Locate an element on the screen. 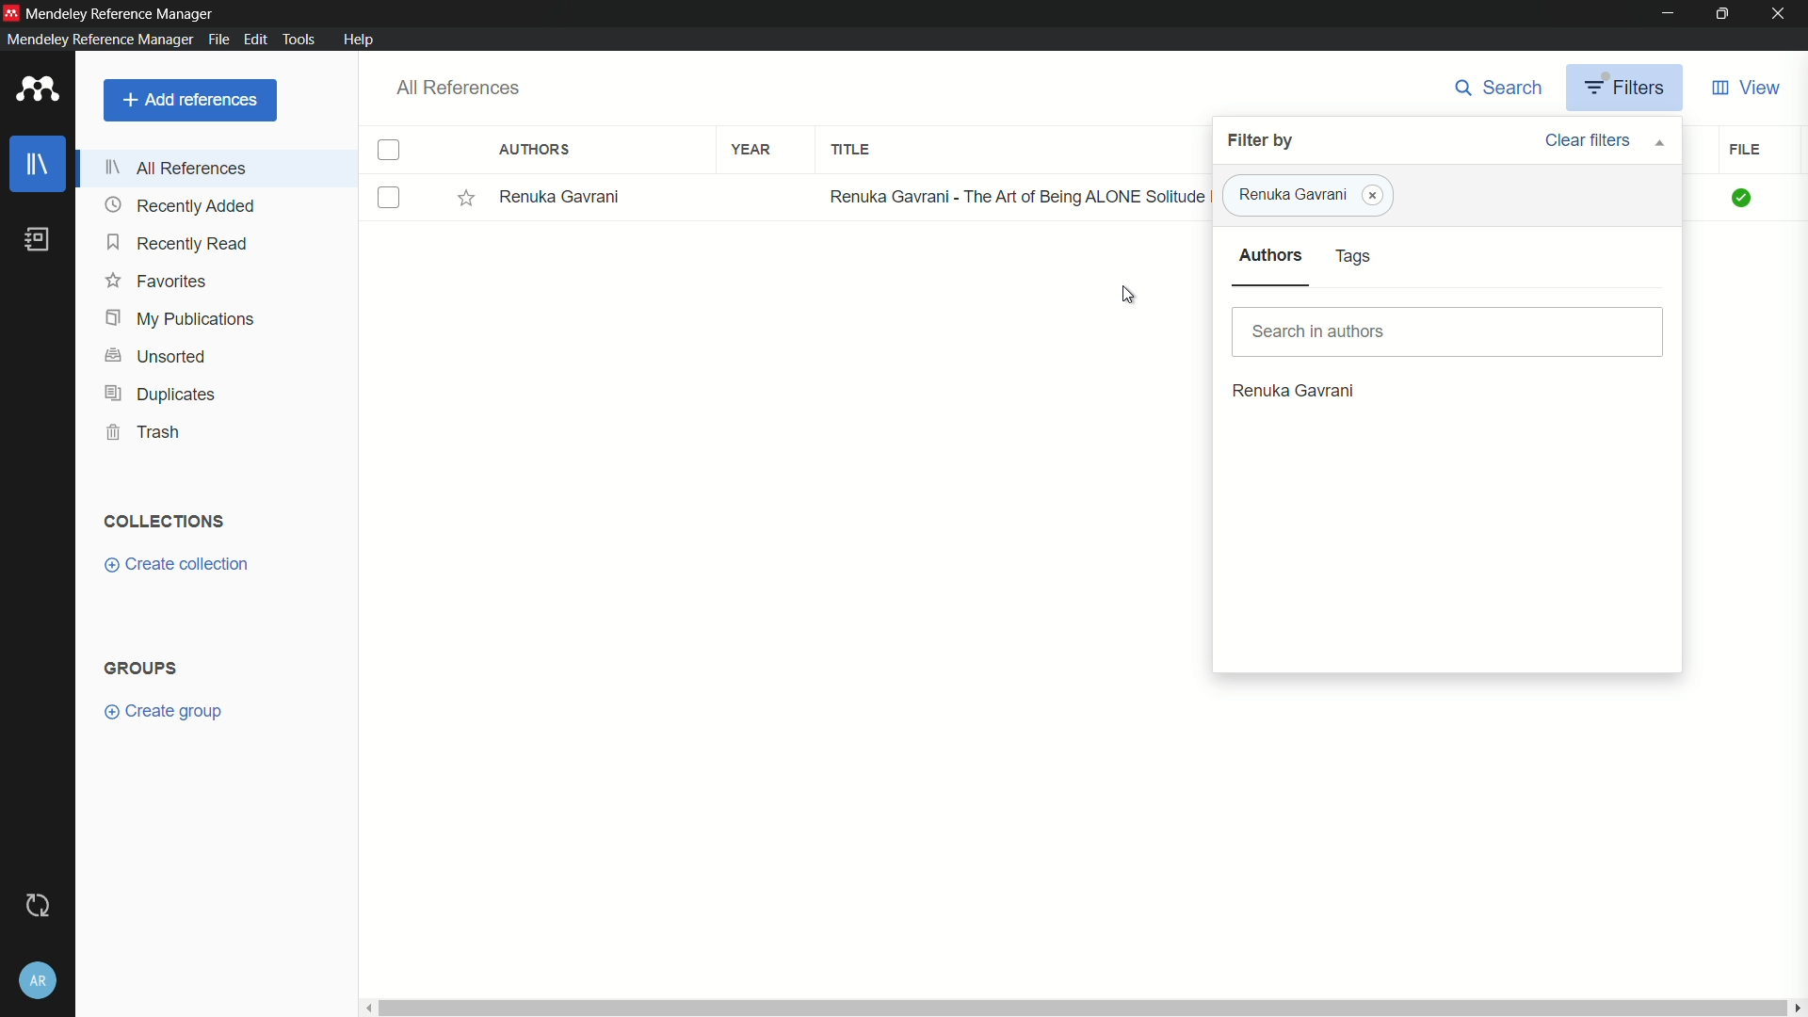 The image size is (1808, 1017). library is located at coordinates (36, 164).